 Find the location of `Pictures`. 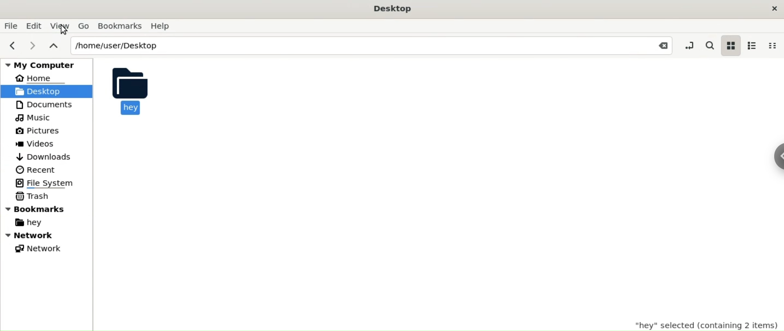

Pictures is located at coordinates (36, 131).